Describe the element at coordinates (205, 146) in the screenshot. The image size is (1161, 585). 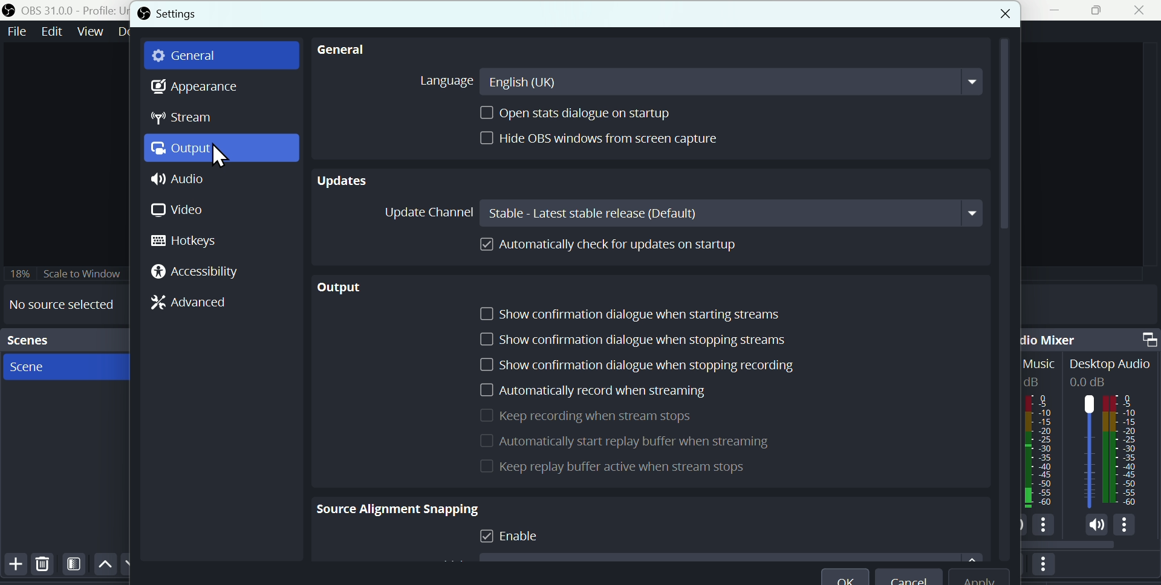
I see `Output` at that location.